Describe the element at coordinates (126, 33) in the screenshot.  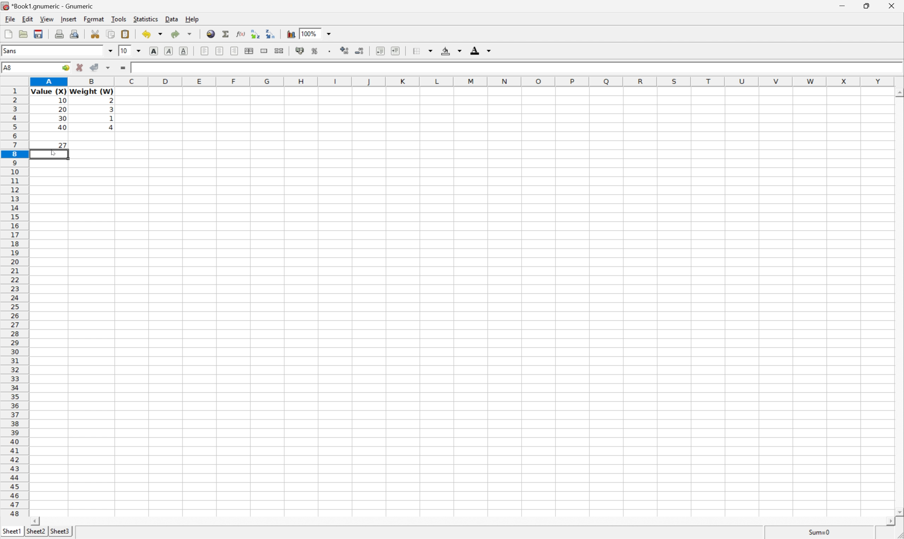
I see `Paste clipboard` at that location.